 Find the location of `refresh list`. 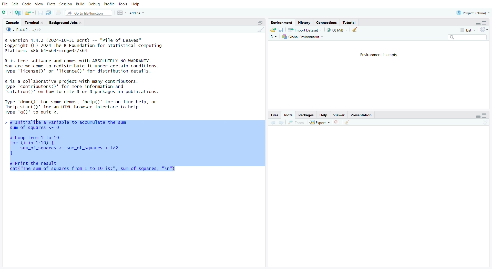

refresh list is located at coordinates (484, 29).